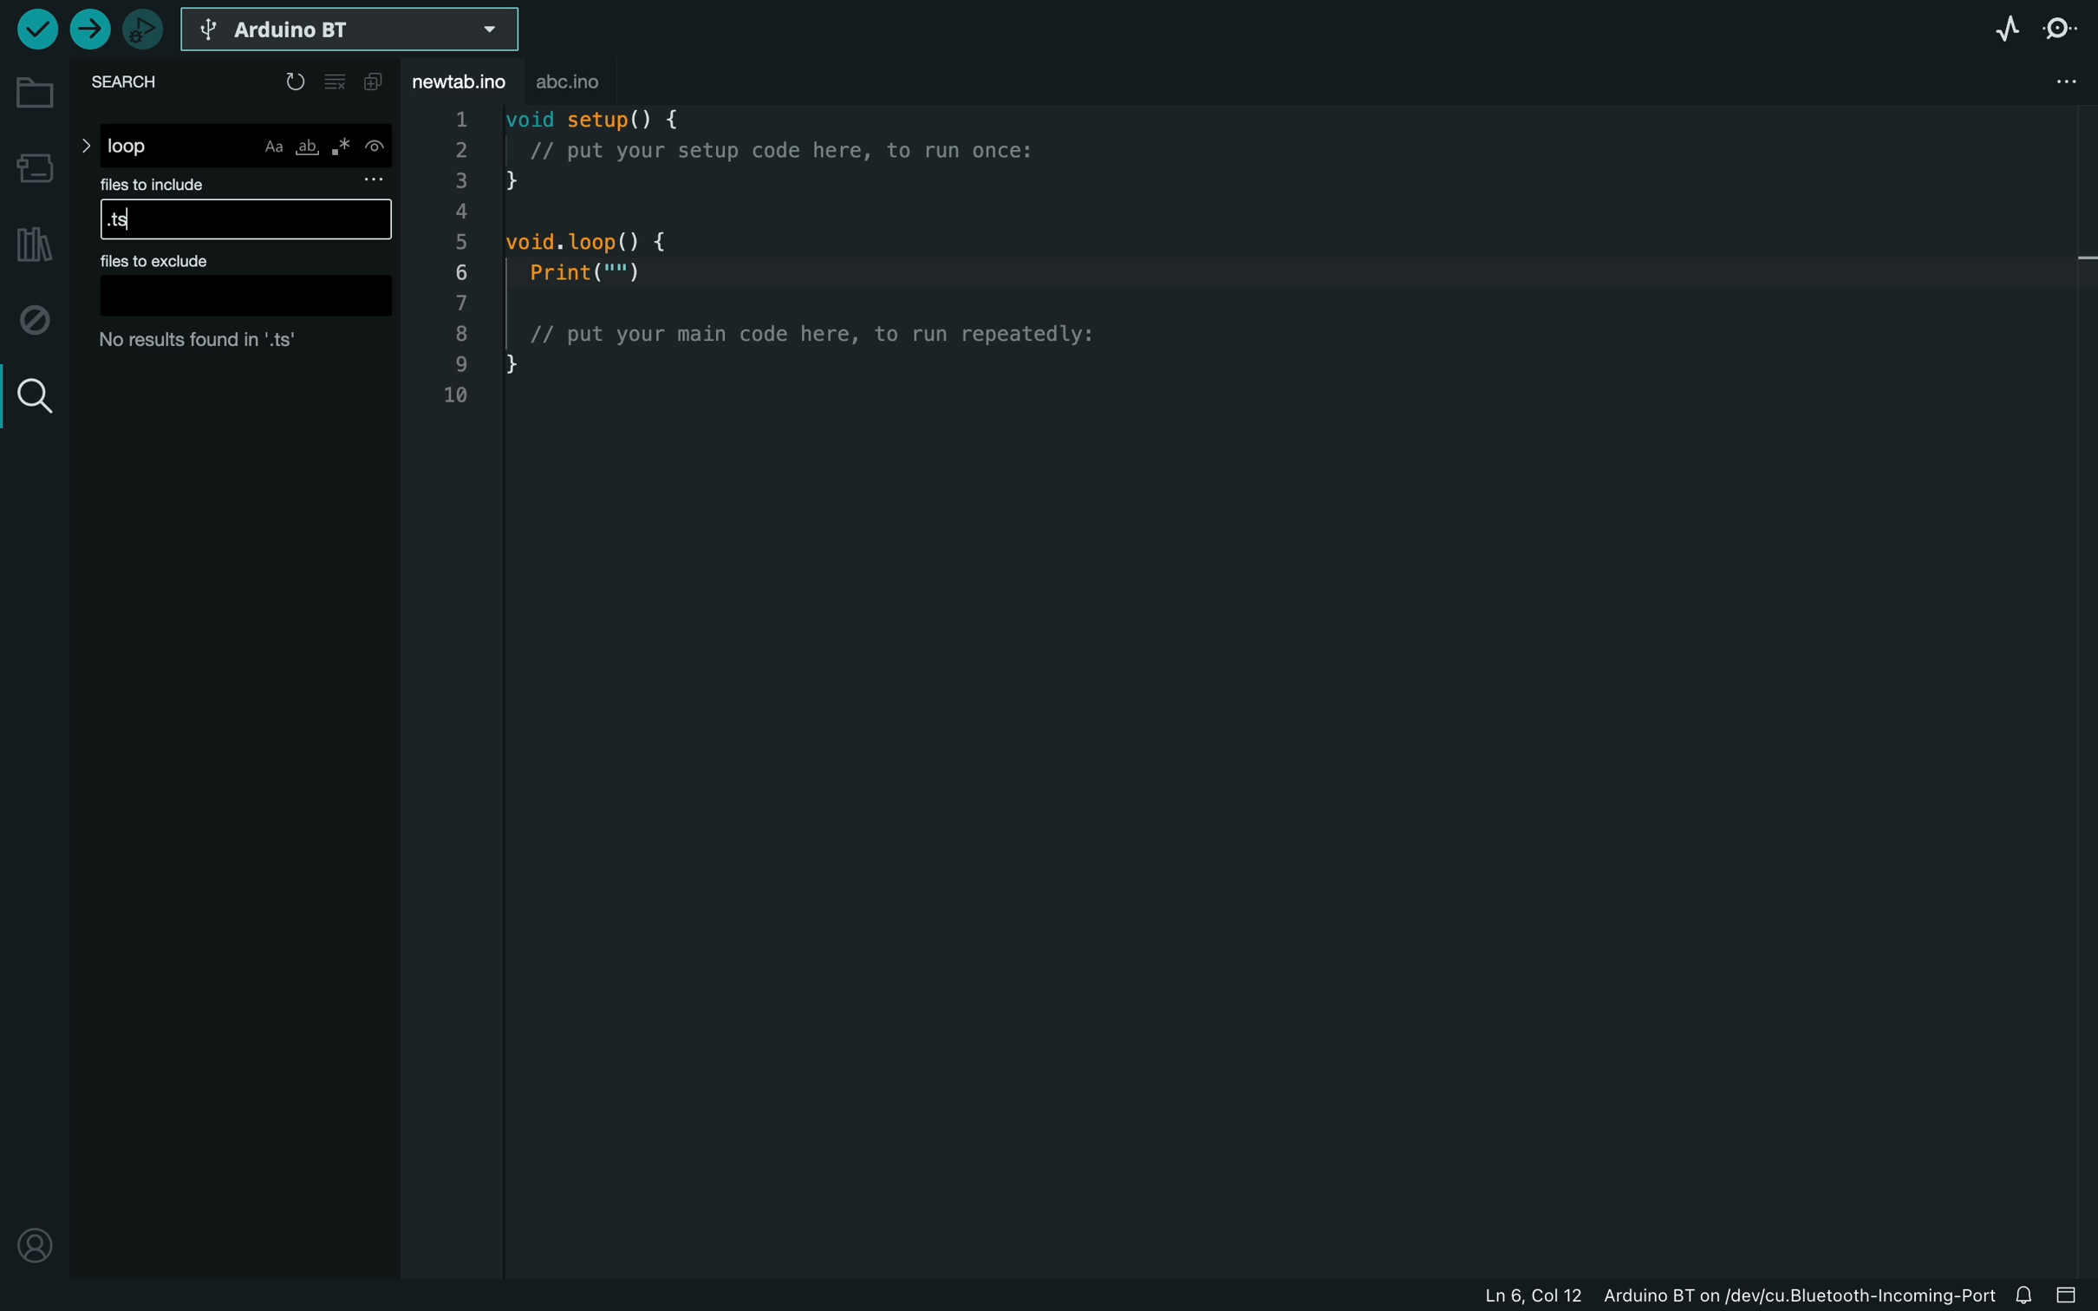 This screenshot has height=1311, width=2098. What do you see at coordinates (466, 85) in the screenshot?
I see `file tab` at bounding box center [466, 85].